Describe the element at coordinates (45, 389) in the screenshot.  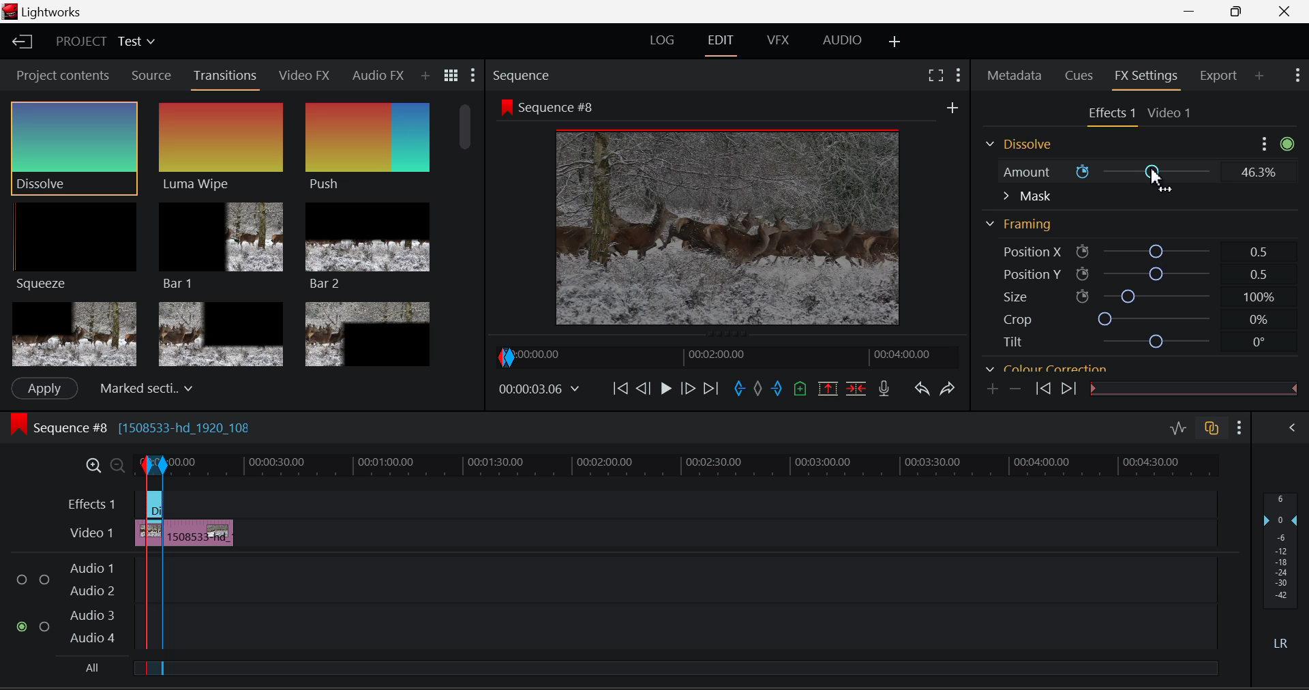
I see `Apply` at that location.